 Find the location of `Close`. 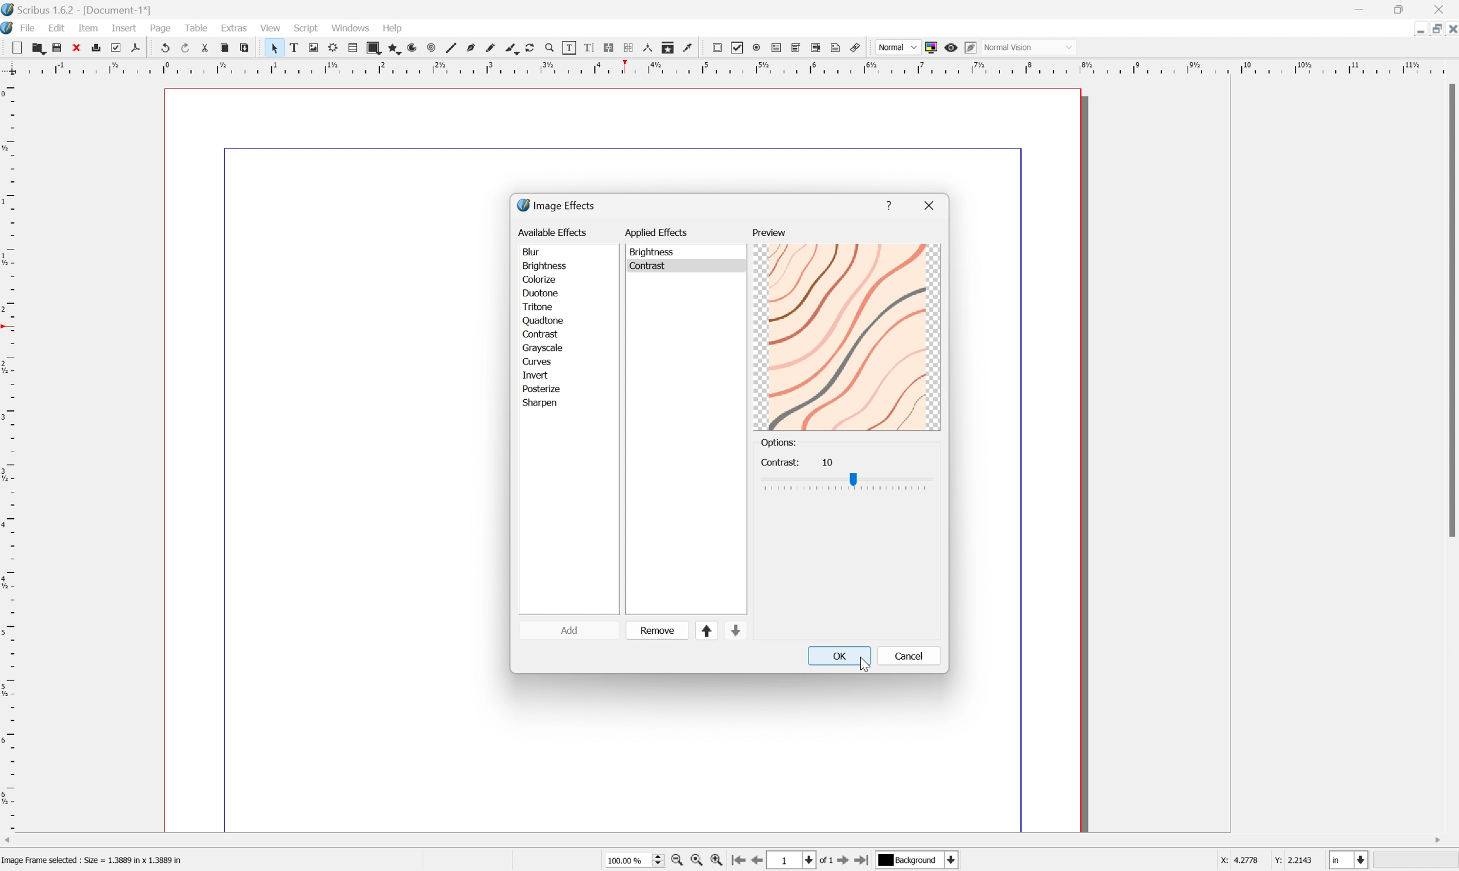

Close is located at coordinates (78, 48).